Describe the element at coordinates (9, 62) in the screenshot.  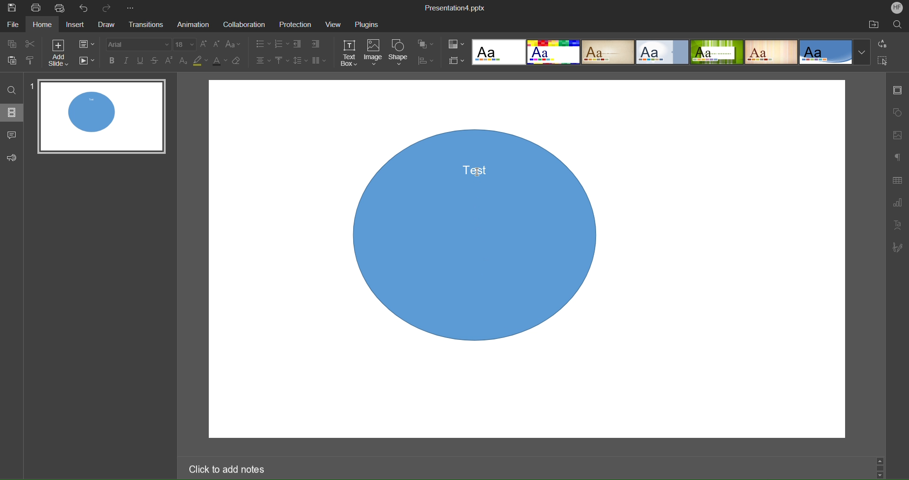
I see `Paste` at that location.